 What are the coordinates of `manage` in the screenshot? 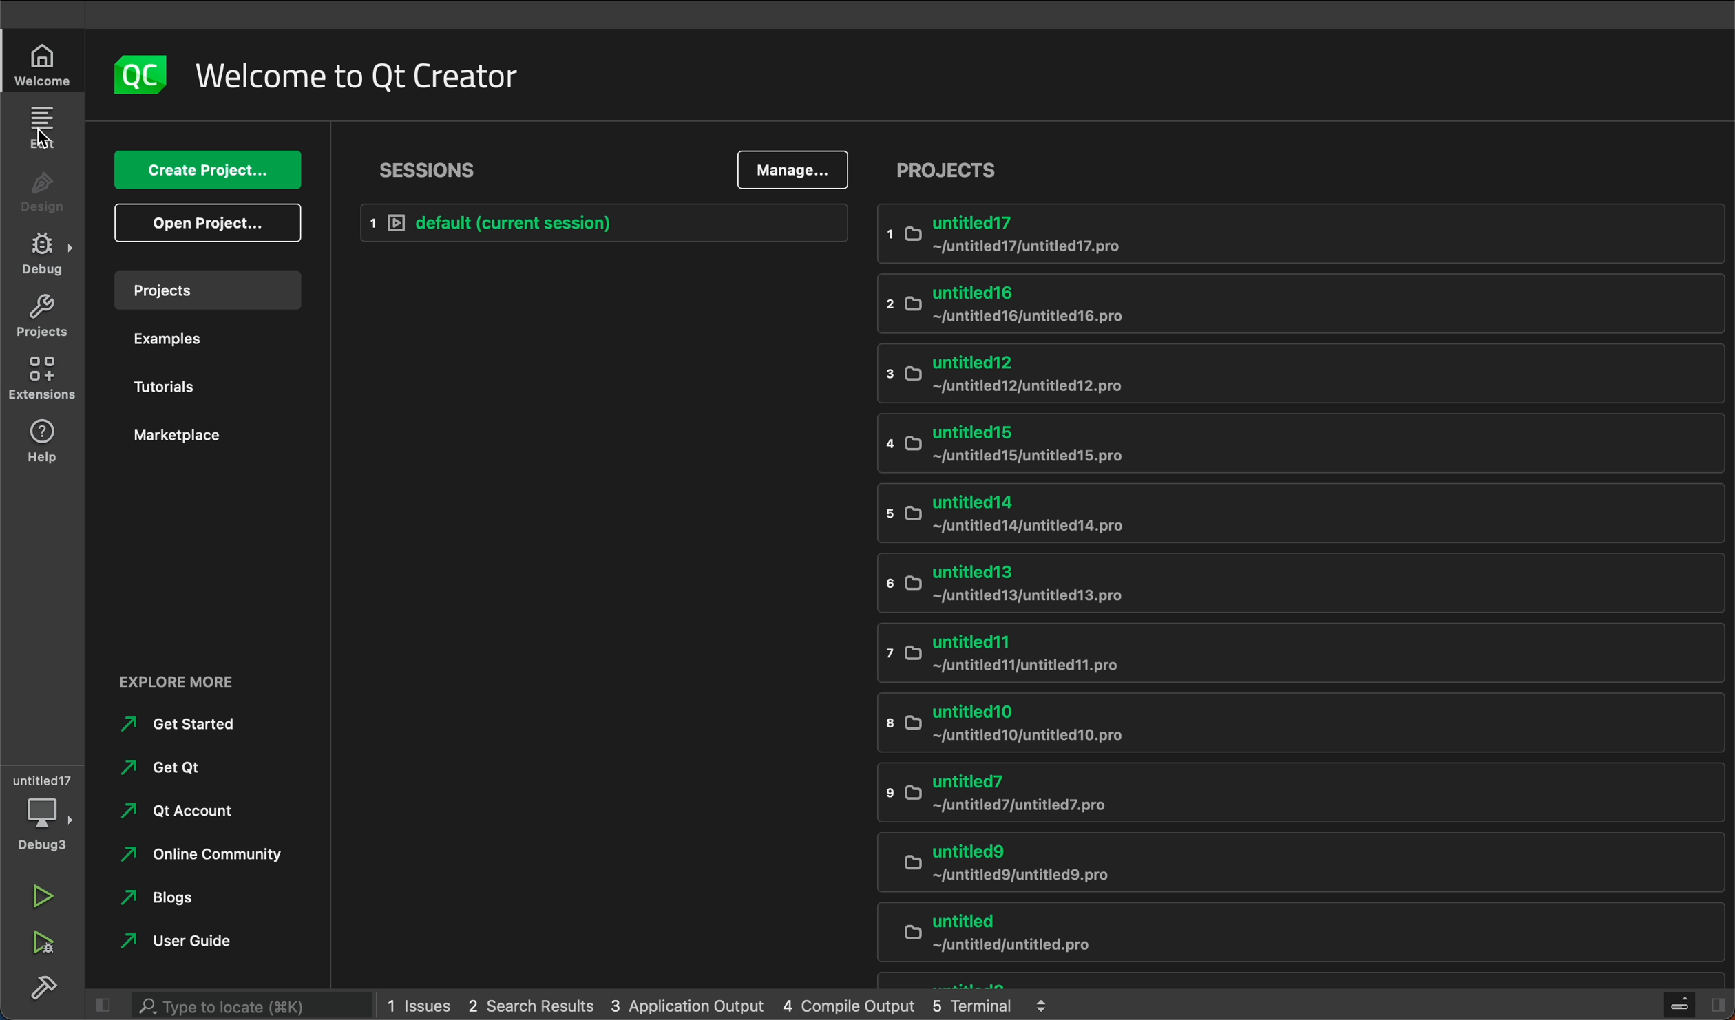 It's located at (788, 171).